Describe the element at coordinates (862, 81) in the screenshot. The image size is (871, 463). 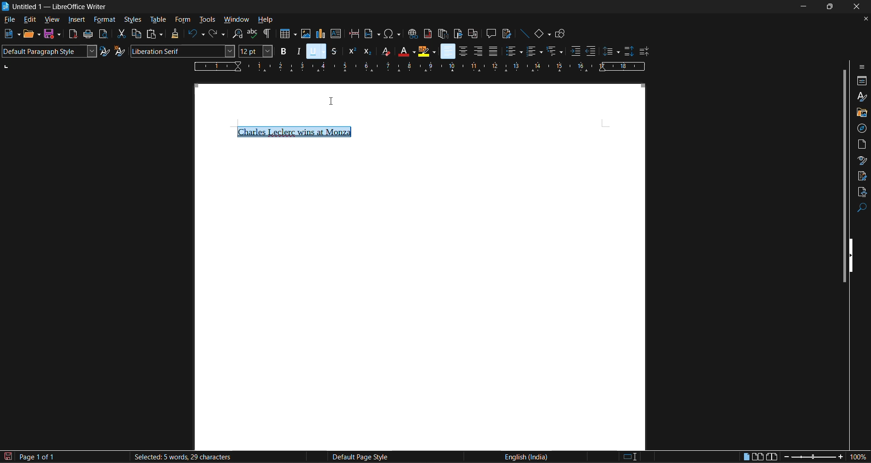
I see `properties` at that location.